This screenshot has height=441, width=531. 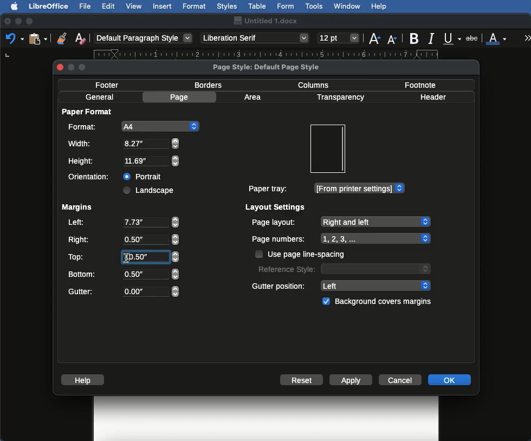 What do you see at coordinates (528, 37) in the screenshot?
I see `More` at bounding box center [528, 37].